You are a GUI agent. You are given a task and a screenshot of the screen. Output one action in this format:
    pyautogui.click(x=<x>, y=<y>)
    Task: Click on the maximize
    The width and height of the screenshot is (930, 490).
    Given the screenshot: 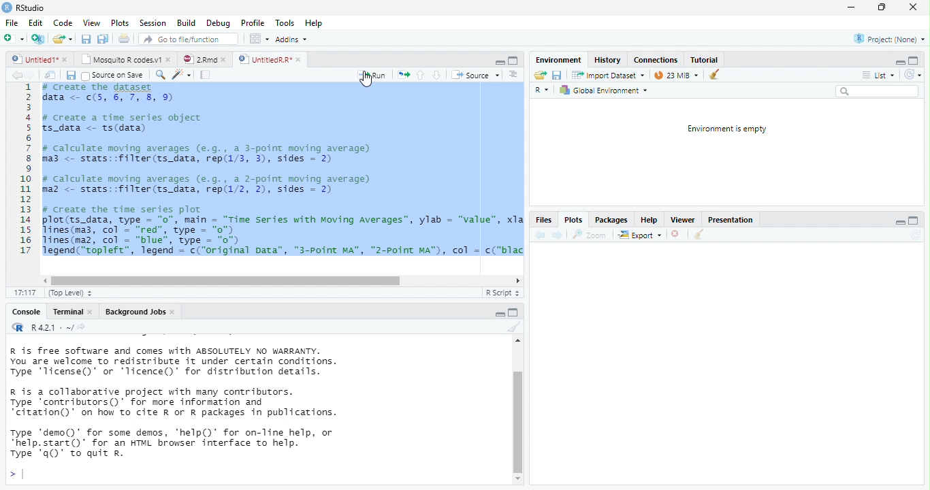 What is the action you would take?
    pyautogui.click(x=882, y=7)
    